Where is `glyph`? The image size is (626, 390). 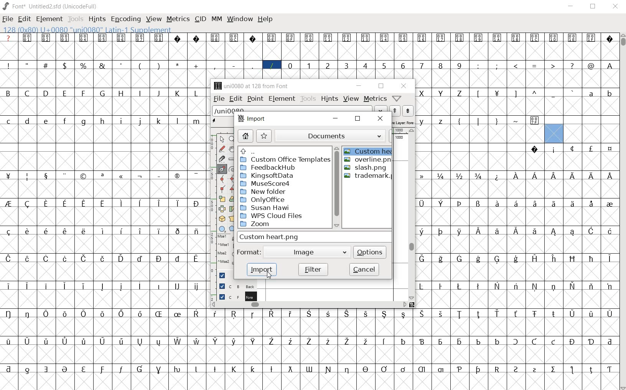 glyph is located at coordinates (516, 66).